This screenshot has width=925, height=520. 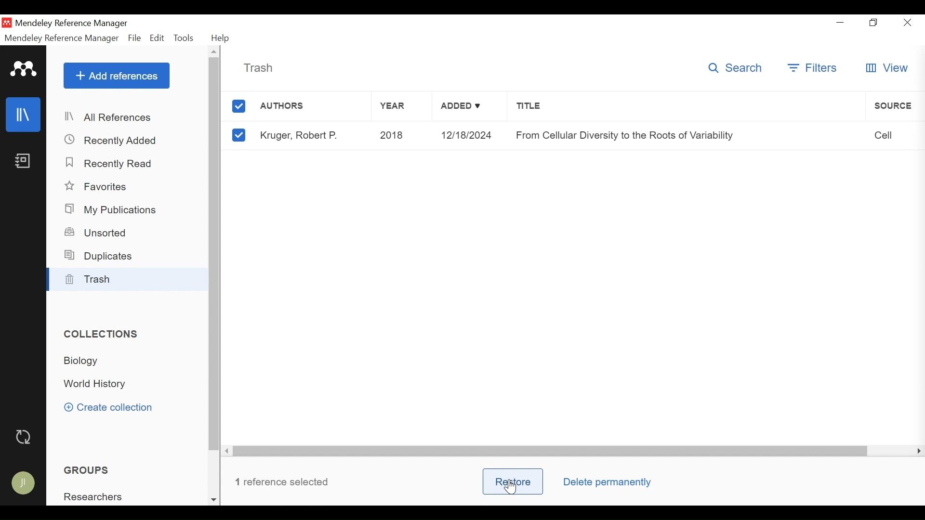 I want to click on Researchers, so click(x=98, y=497).